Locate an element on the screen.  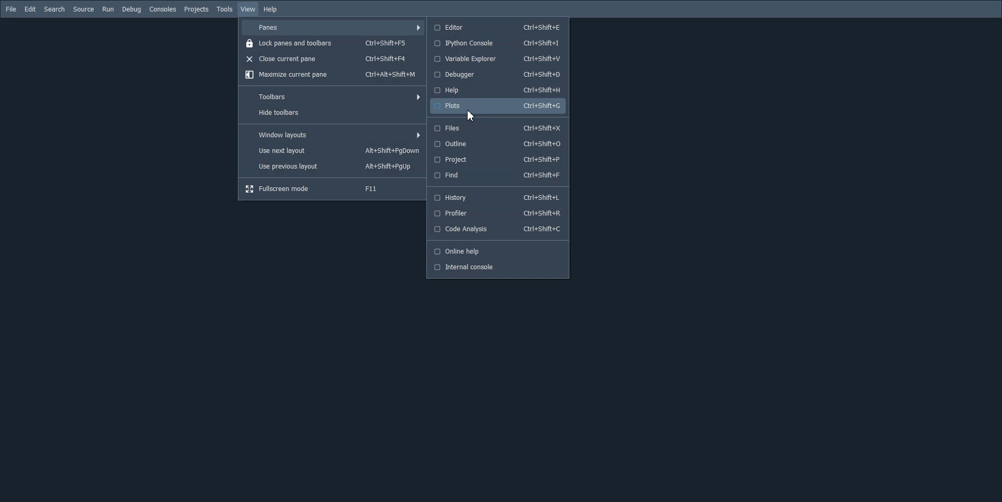
Profiler is located at coordinates (498, 213).